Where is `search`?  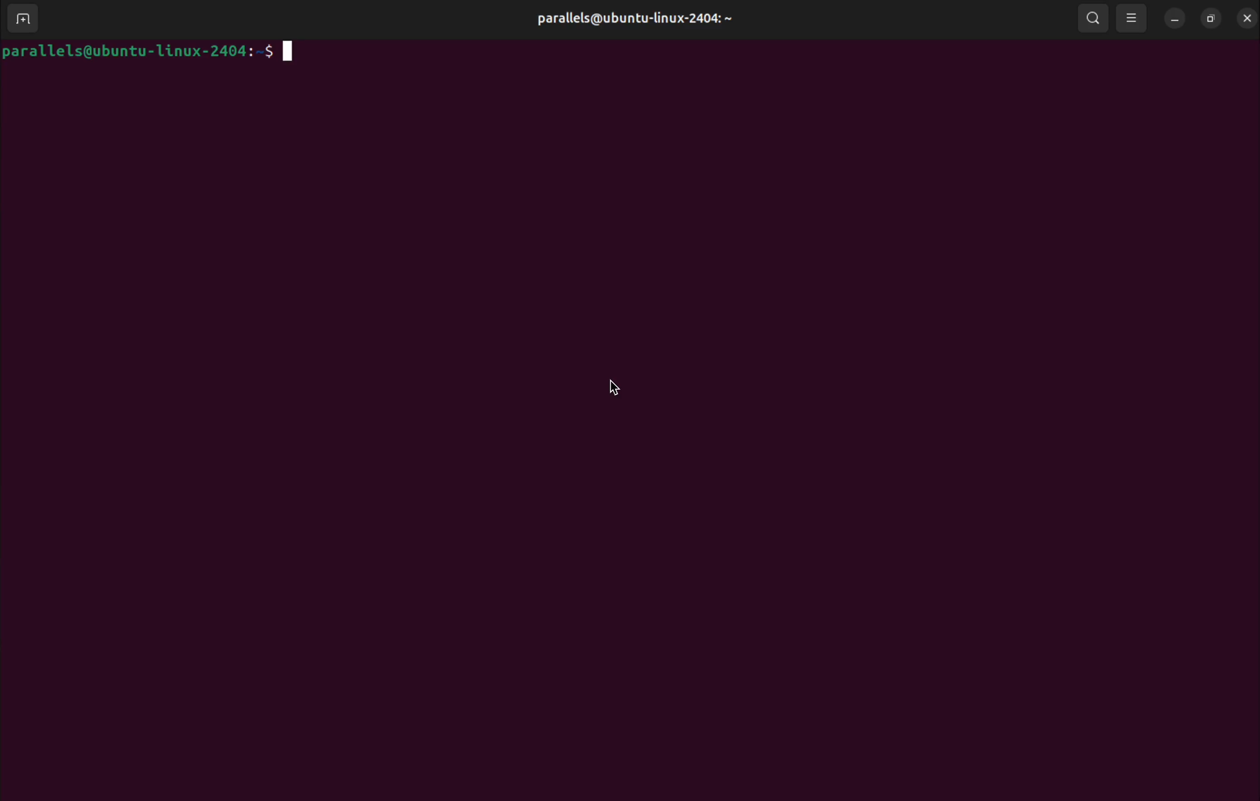 search is located at coordinates (1096, 17).